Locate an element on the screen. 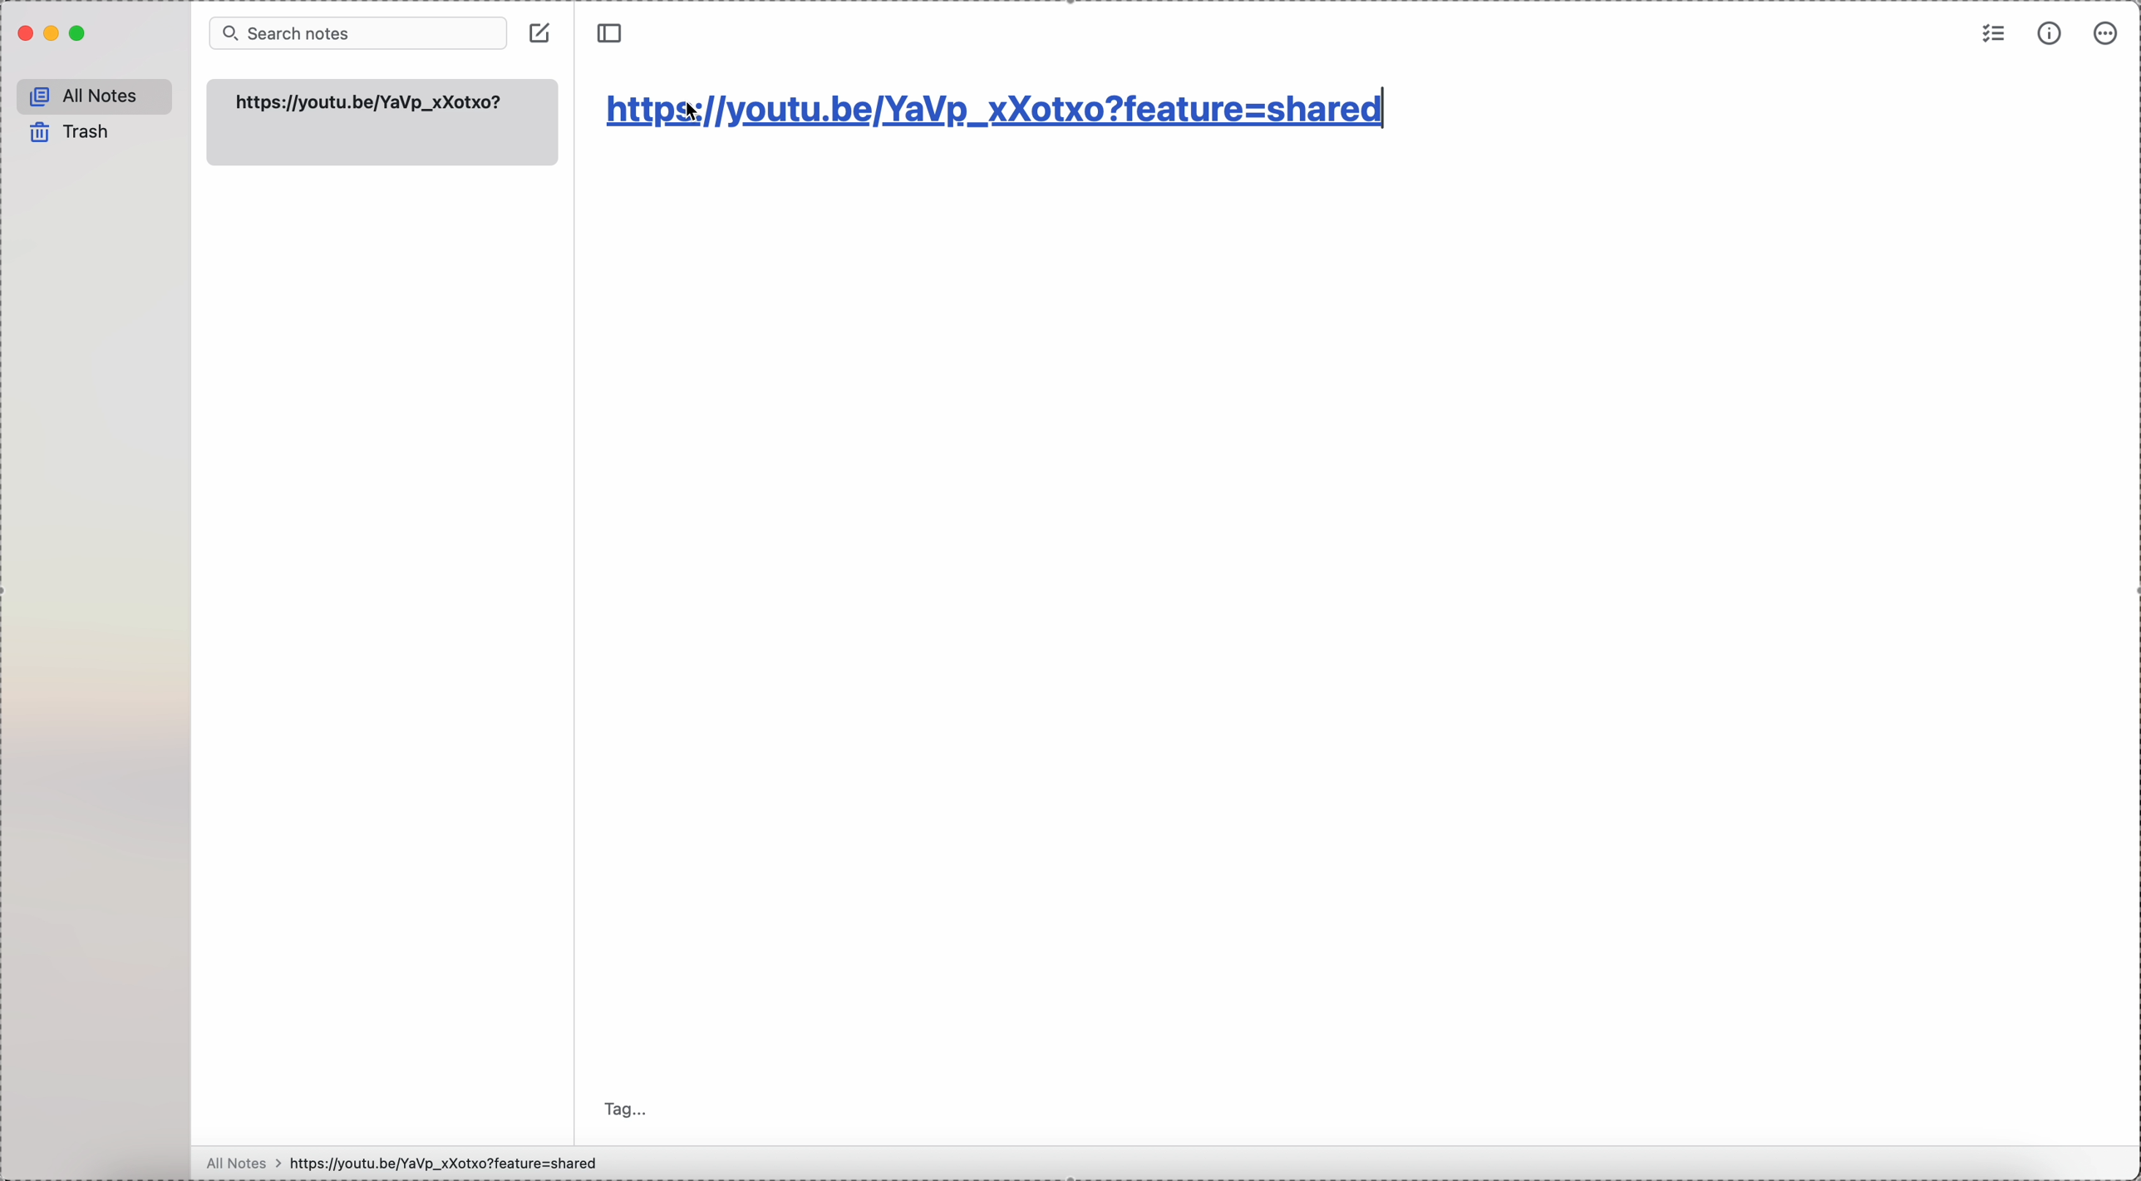 The image size is (2141, 1181). toggle sidebar is located at coordinates (610, 34).